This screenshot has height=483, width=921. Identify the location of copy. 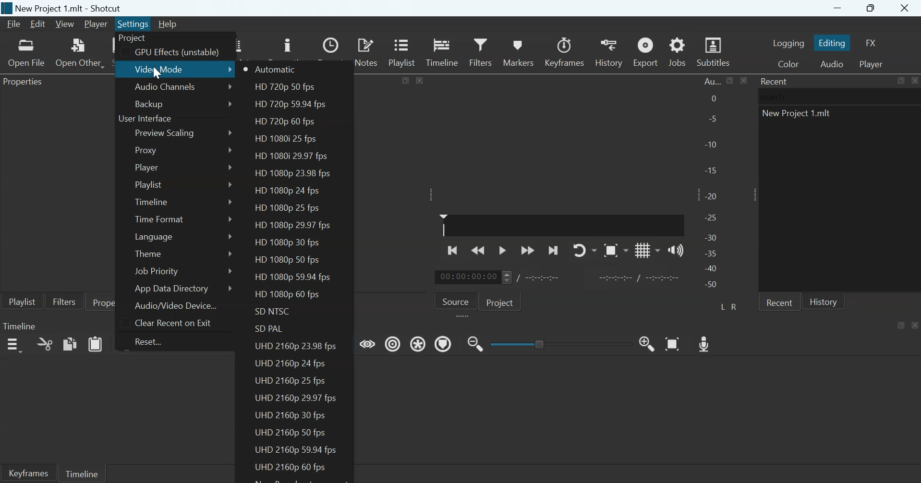
(70, 343).